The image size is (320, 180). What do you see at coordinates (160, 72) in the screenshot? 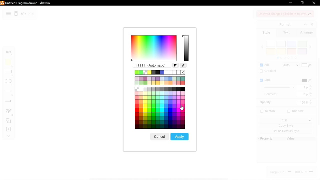
I see `current colors` at bounding box center [160, 72].